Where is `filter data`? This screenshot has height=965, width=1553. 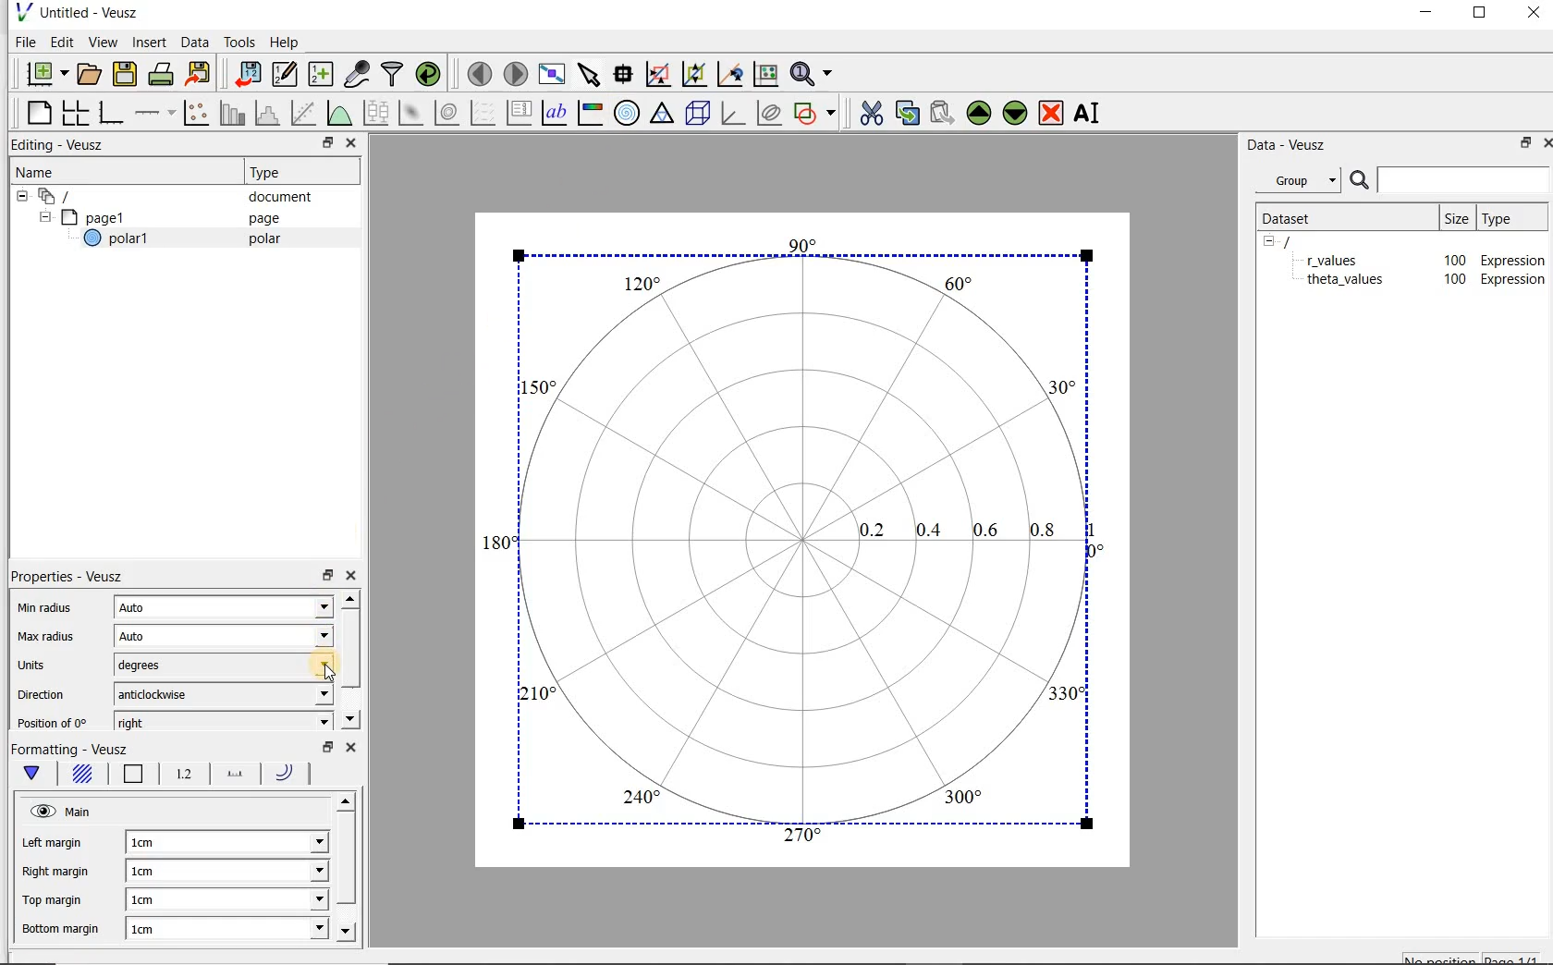
filter data is located at coordinates (393, 76).